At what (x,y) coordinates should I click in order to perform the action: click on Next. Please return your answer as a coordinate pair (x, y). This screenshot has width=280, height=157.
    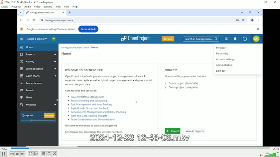
    Looking at the image, I should click on (23, 154).